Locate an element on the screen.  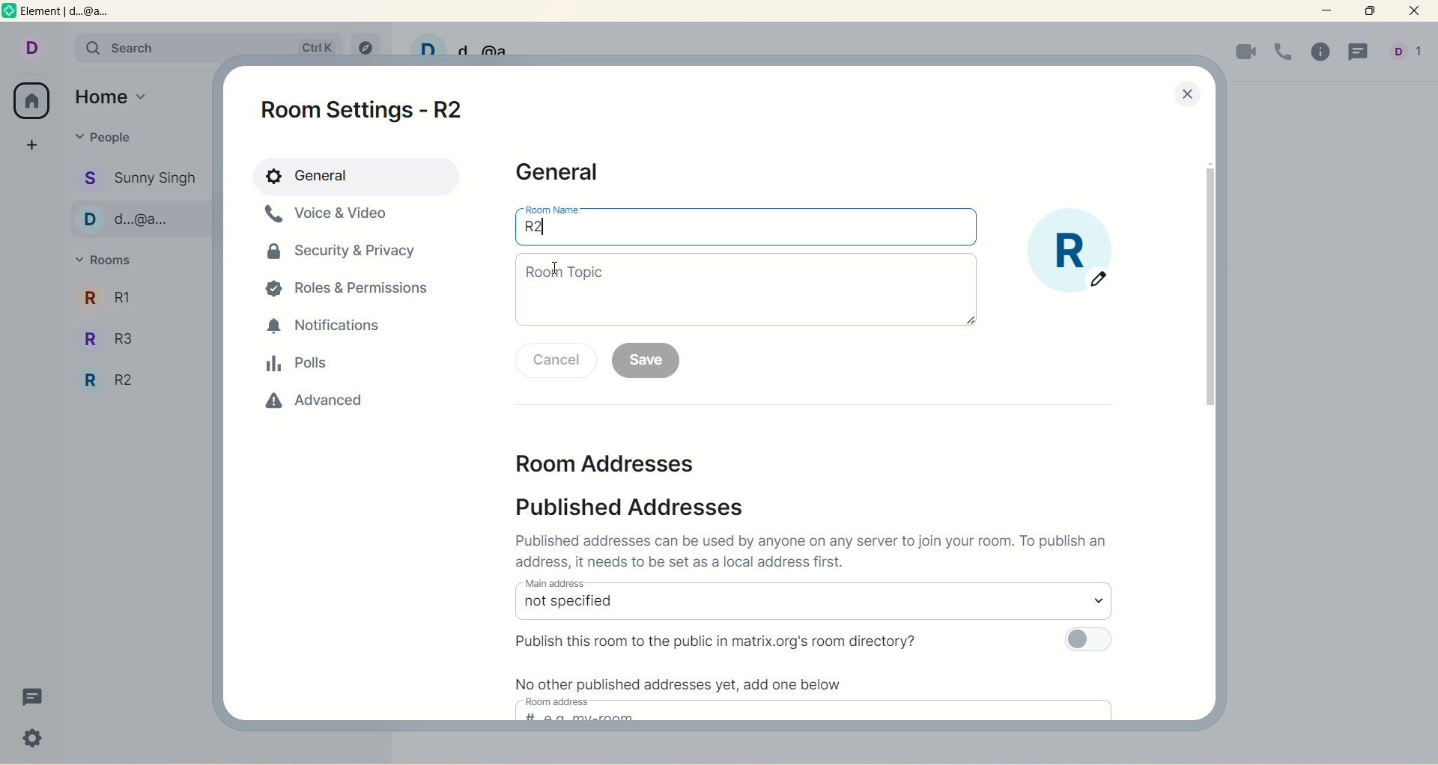
logo is located at coordinates (10, 13).